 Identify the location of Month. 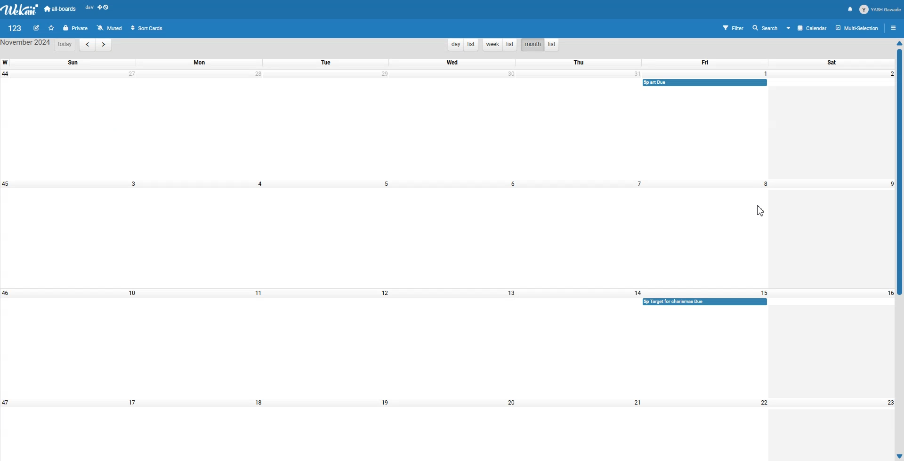
(532, 45).